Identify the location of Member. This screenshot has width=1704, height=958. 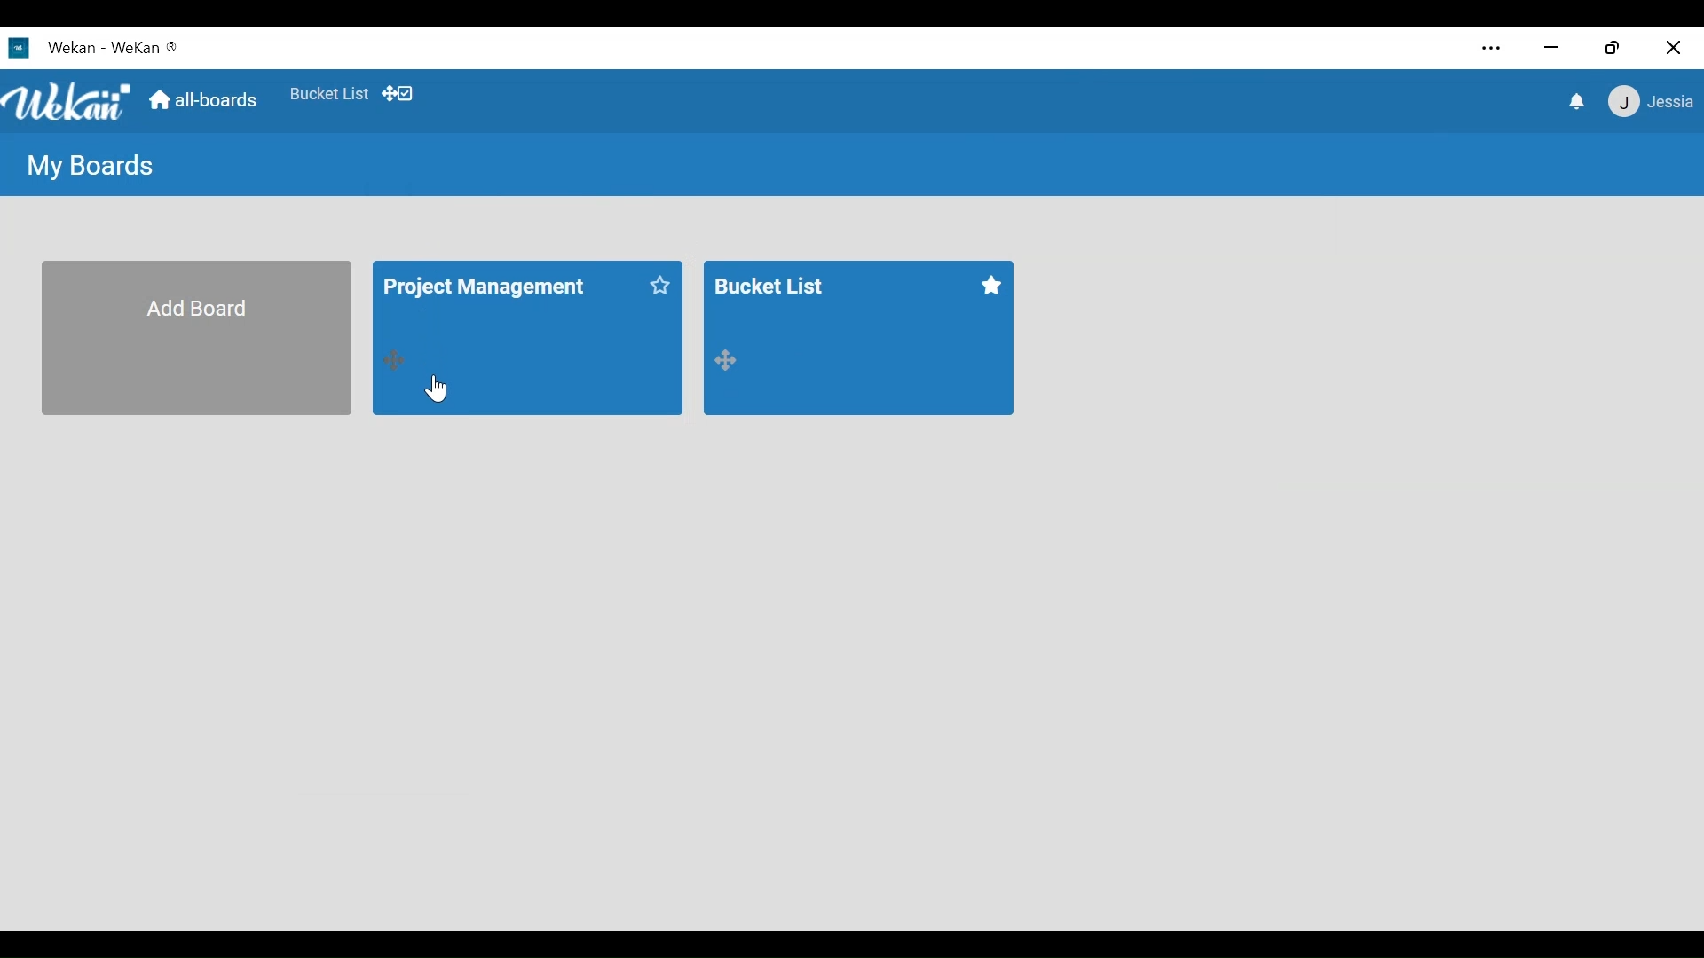
(1650, 104).